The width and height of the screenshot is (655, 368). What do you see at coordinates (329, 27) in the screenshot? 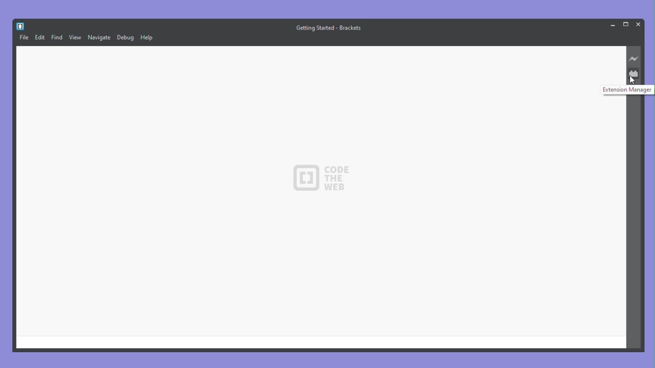
I see `Text: getting started : brackets` at bounding box center [329, 27].